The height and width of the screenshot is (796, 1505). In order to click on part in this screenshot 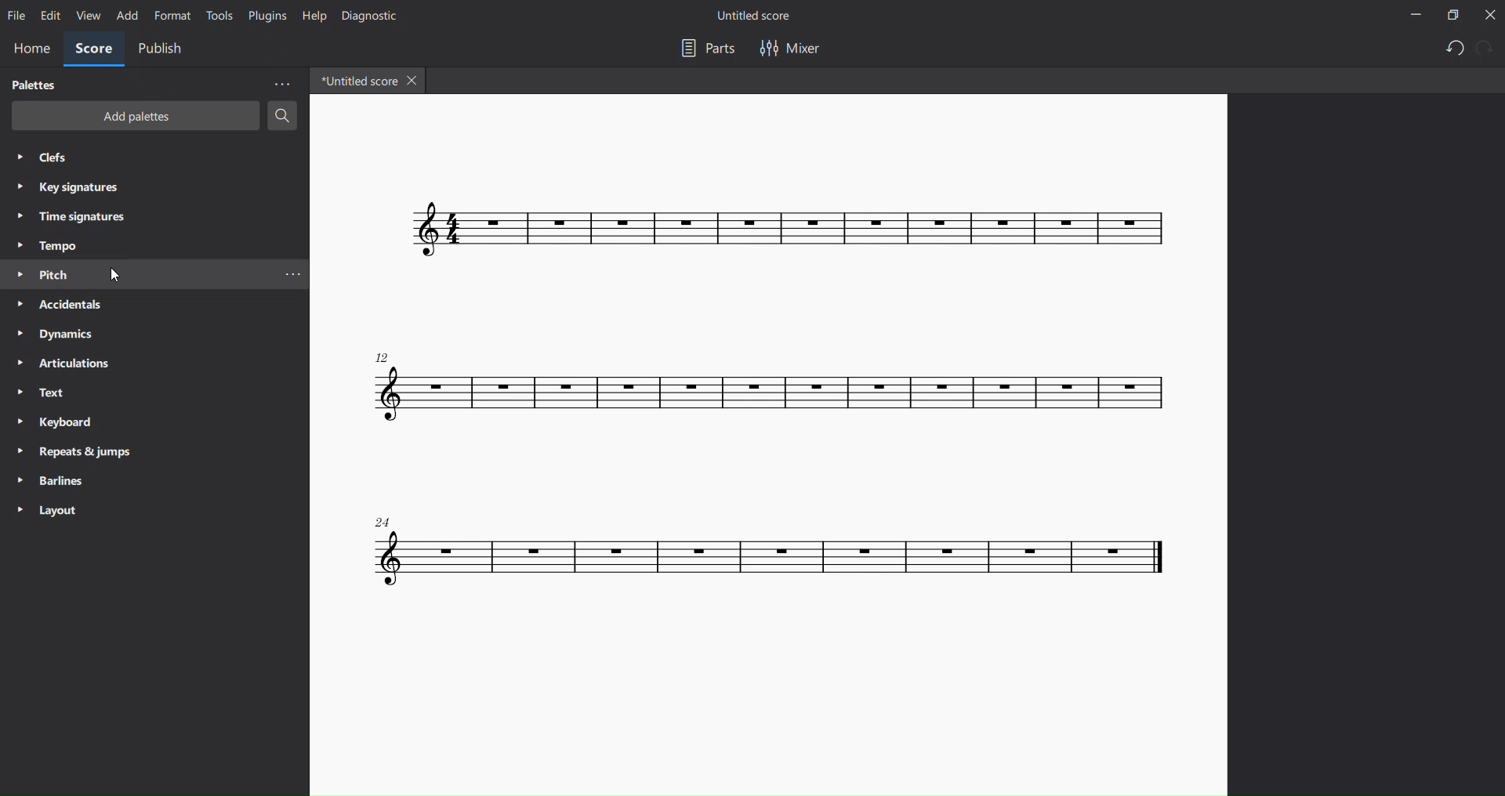, I will do `click(706, 52)`.